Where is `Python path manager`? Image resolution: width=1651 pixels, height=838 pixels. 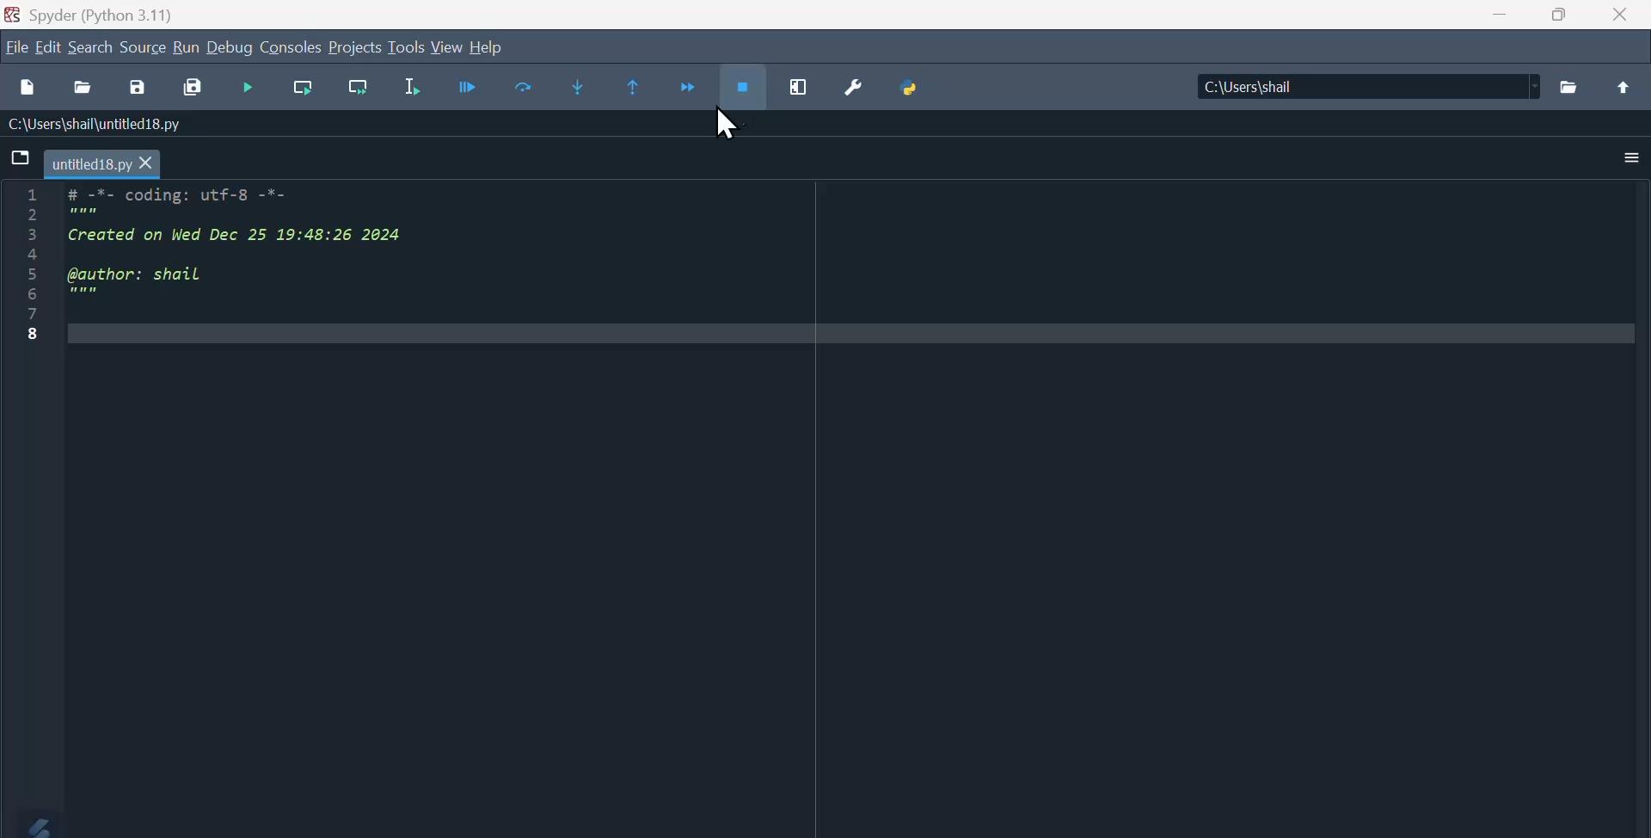
Python path manager is located at coordinates (923, 89).